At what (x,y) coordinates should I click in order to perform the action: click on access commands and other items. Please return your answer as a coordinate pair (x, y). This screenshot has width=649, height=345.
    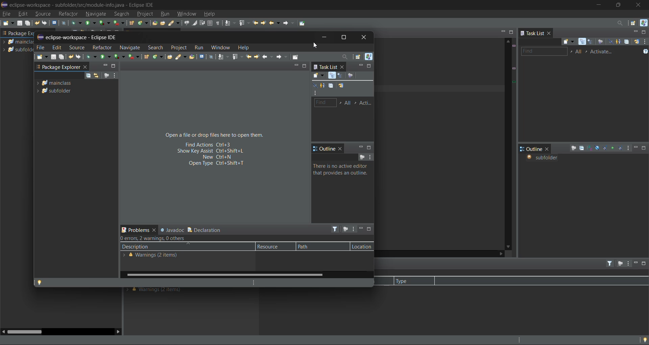
    Looking at the image, I should click on (344, 57).